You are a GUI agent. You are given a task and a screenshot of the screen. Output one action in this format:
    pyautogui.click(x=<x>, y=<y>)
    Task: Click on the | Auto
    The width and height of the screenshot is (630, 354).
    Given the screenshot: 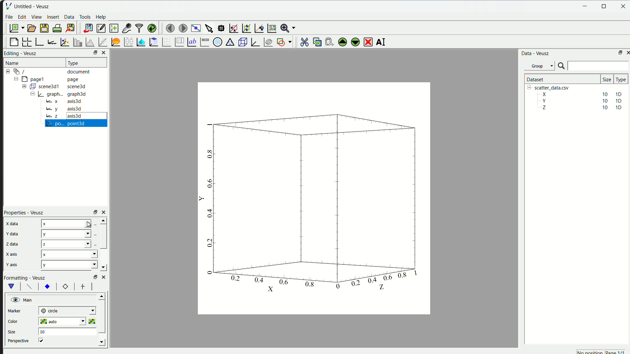 What is the action you would take?
    pyautogui.click(x=73, y=243)
    